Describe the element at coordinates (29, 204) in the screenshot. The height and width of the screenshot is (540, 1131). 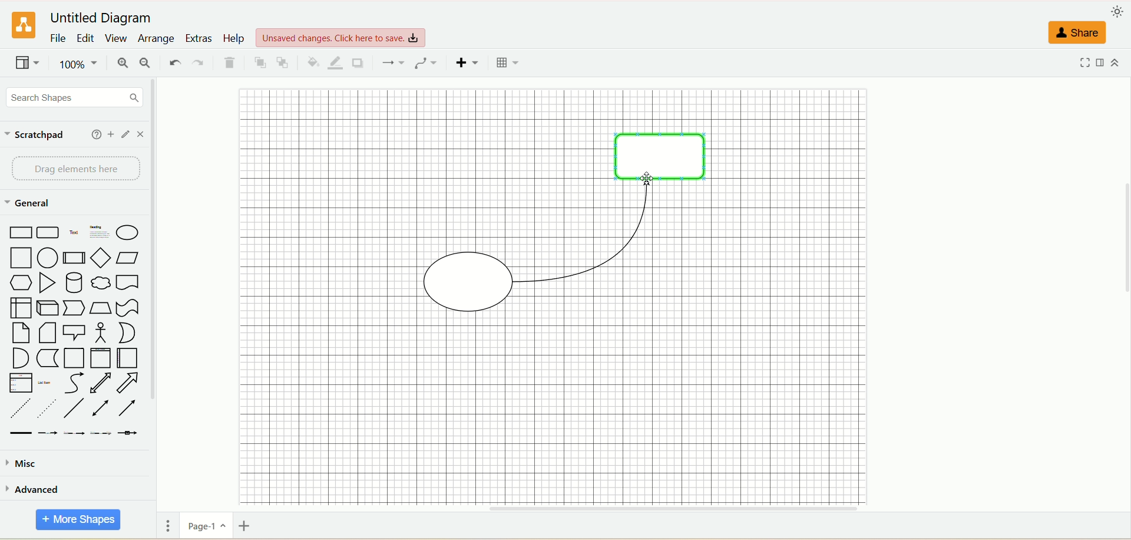
I see `general` at that location.